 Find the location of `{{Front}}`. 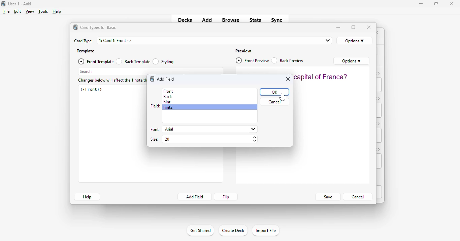

{{Front}} is located at coordinates (91, 89).